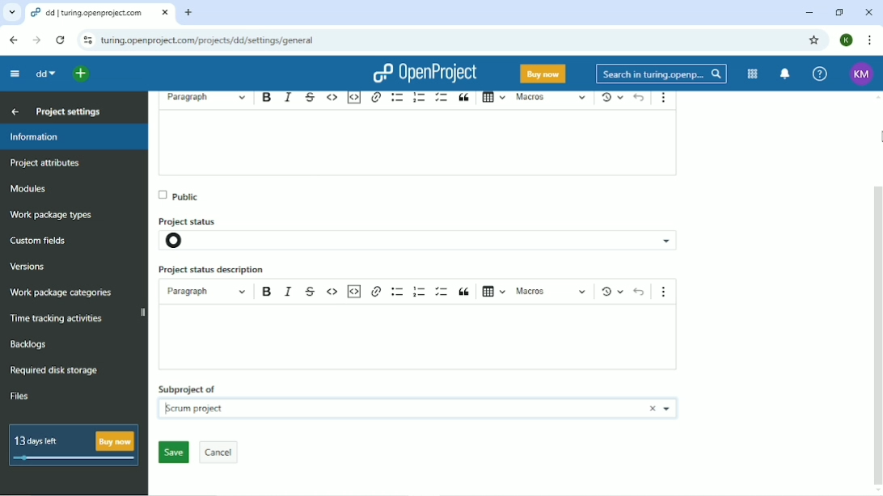 The image size is (883, 496). What do you see at coordinates (99, 13) in the screenshot?
I see `dd/turing.openproject.com` at bounding box center [99, 13].